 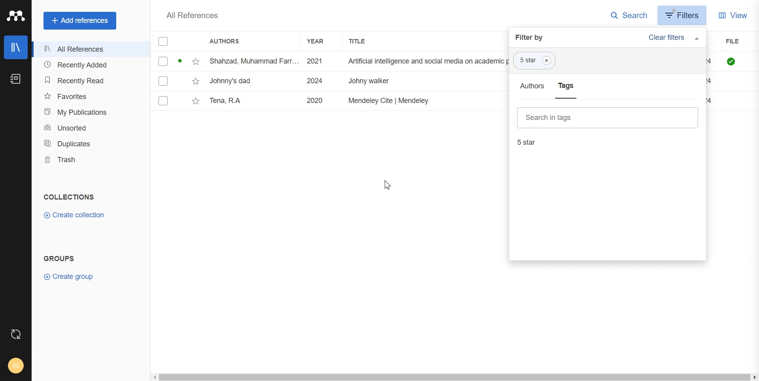 I want to click on File, so click(x=329, y=101).